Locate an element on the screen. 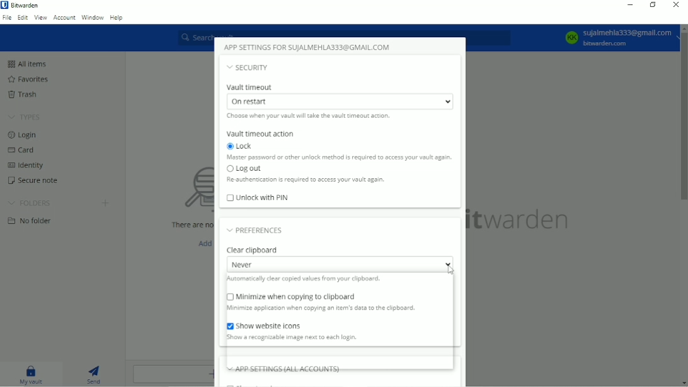  All items is located at coordinates (33, 62).